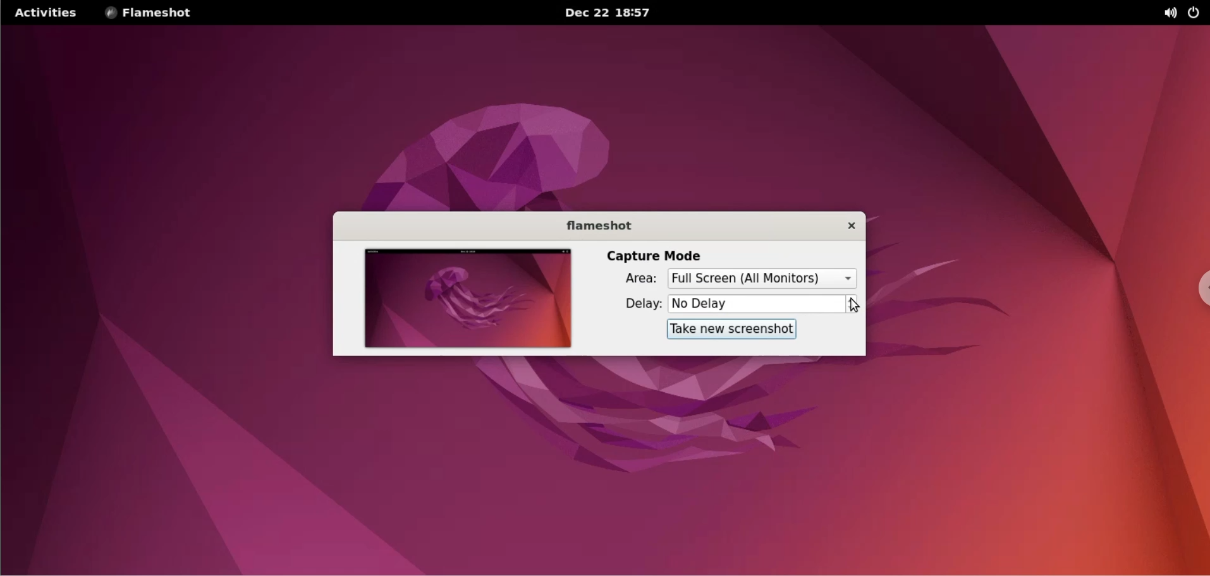  Describe the element at coordinates (855, 308) in the screenshot. I see `cursor` at that location.